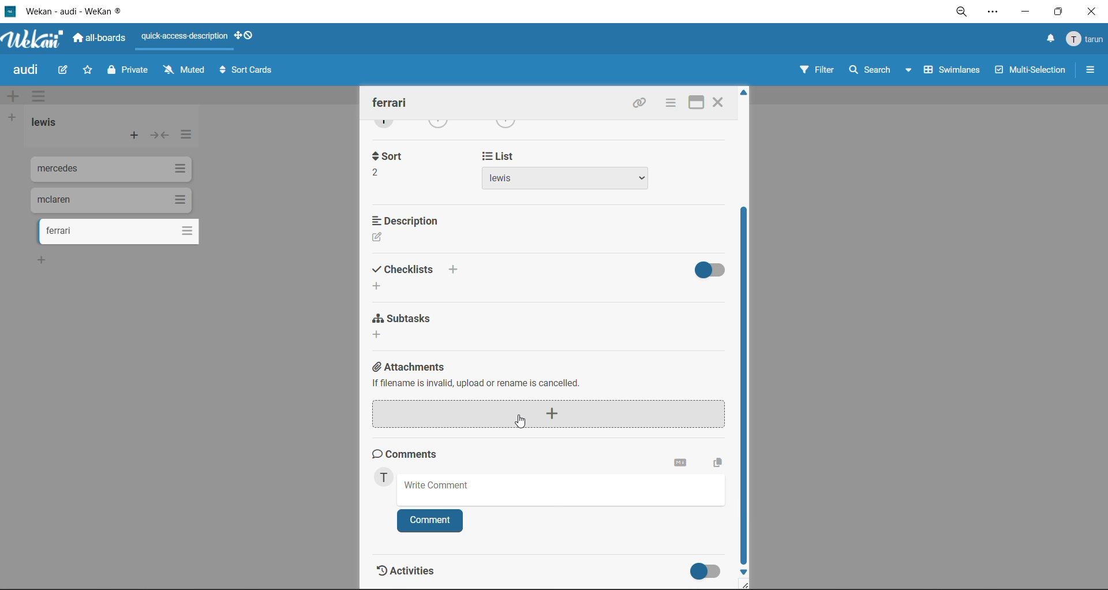  What do you see at coordinates (717, 104) in the screenshot?
I see `close` at bounding box center [717, 104].